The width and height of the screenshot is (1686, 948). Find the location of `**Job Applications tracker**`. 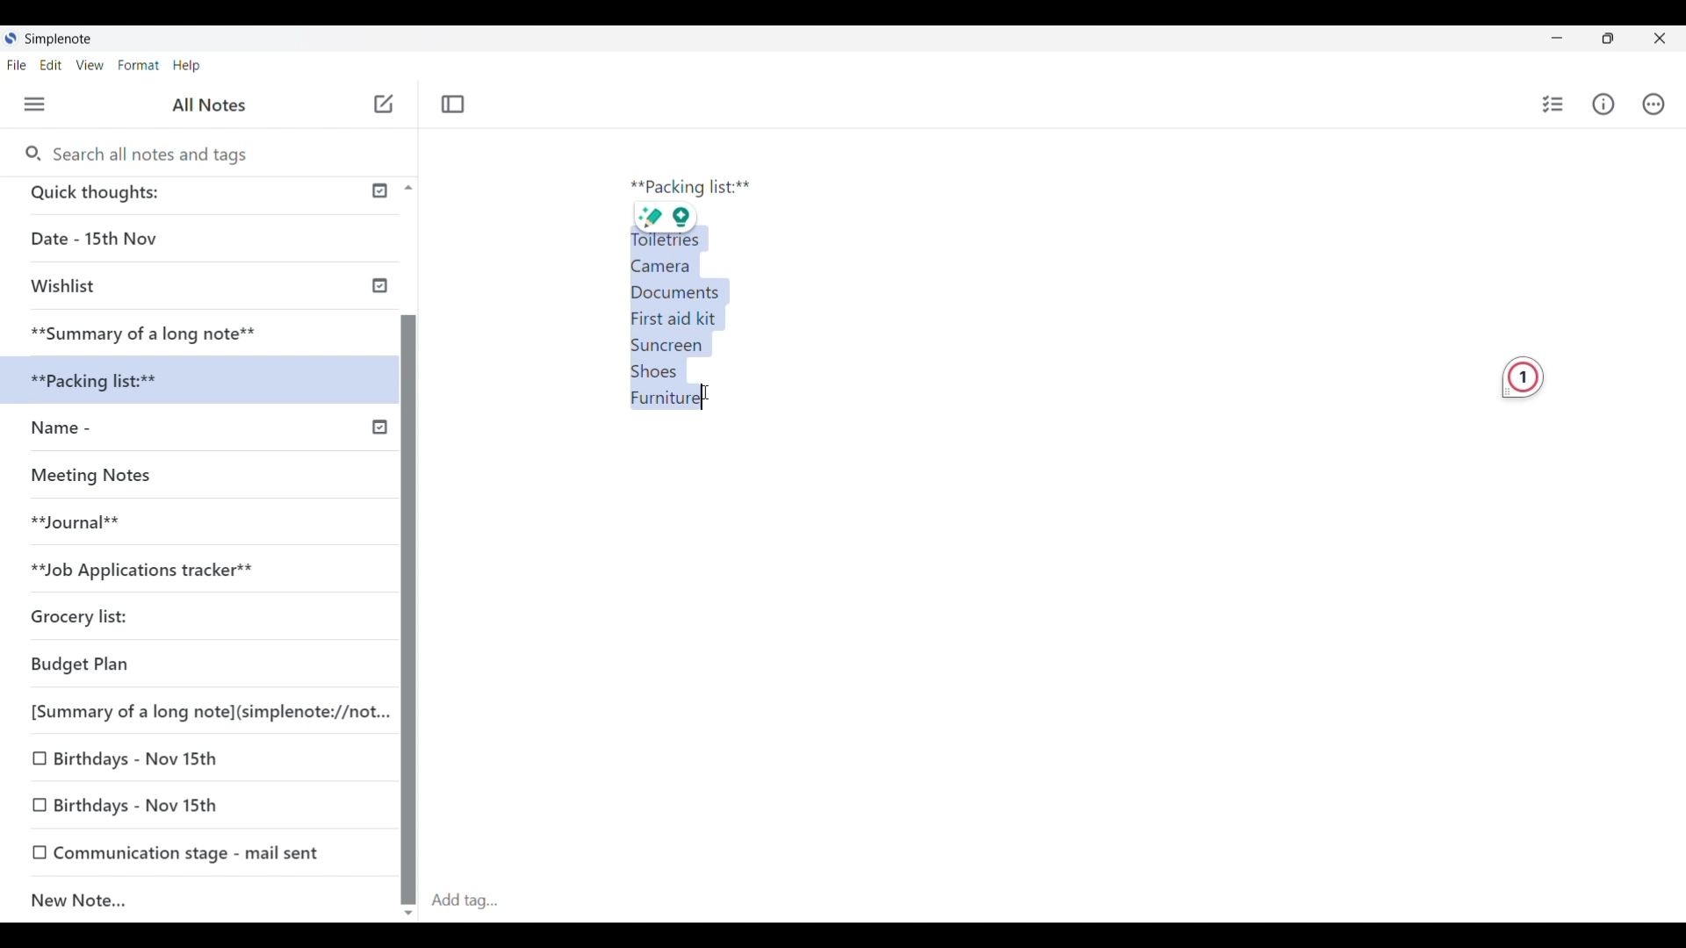

**Job Applications tracker** is located at coordinates (181, 570).